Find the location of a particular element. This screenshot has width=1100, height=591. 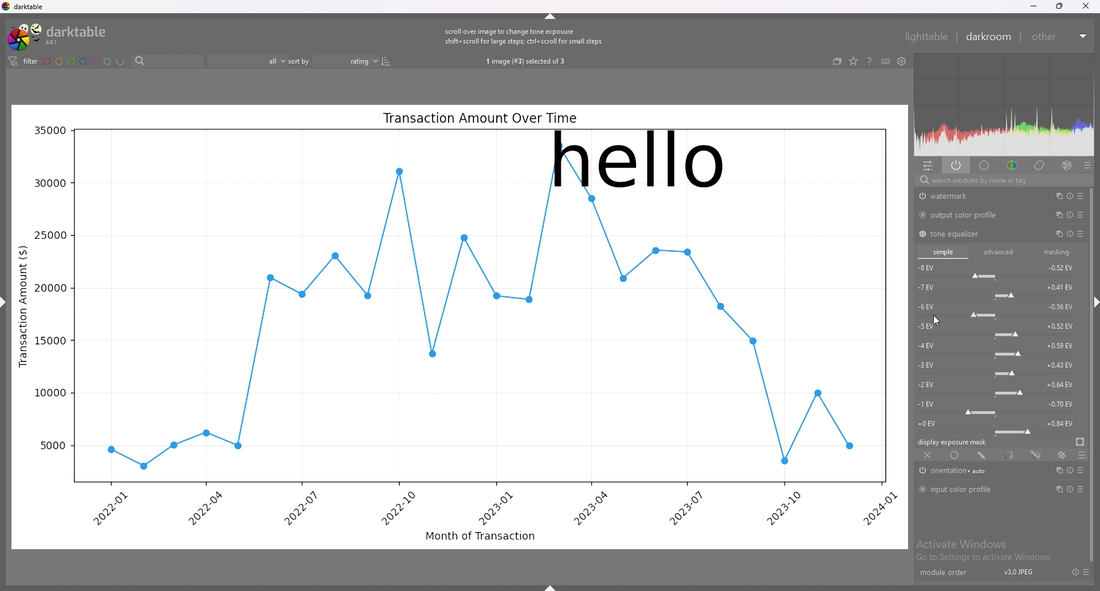

watermark is located at coordinates (958, 196).